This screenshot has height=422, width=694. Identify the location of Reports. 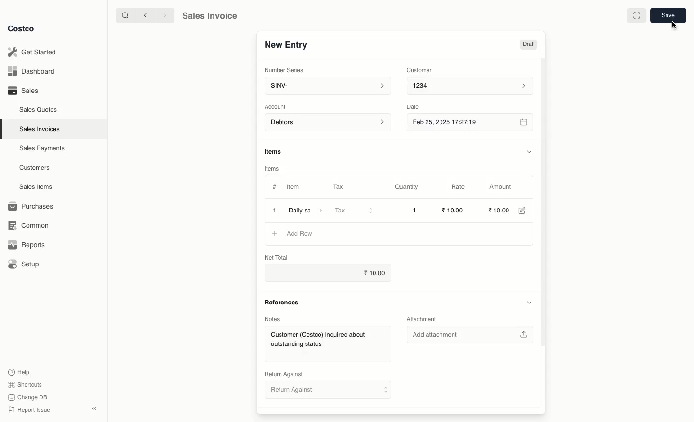
(27, 246).